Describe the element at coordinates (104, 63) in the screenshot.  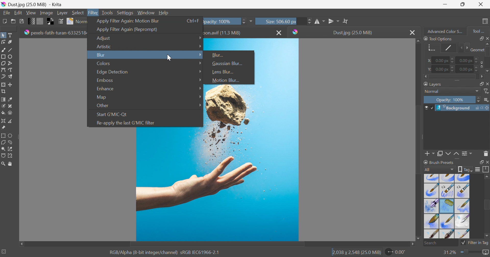
I see `Colors` at that location.